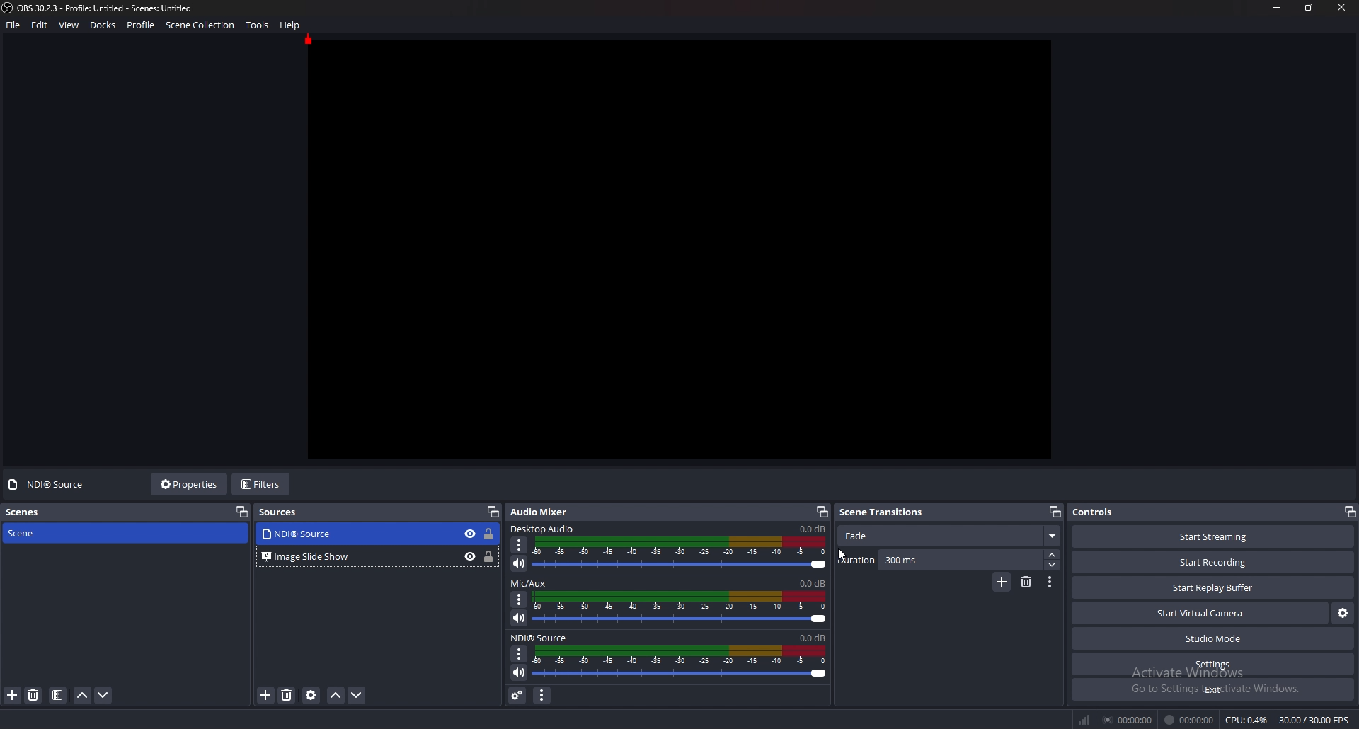 The width and height of the screenshot is (1359, 729). What do you see at coordinates (470, 534) in the screenshot?
I see `hide` at bounding box center [470, 534].